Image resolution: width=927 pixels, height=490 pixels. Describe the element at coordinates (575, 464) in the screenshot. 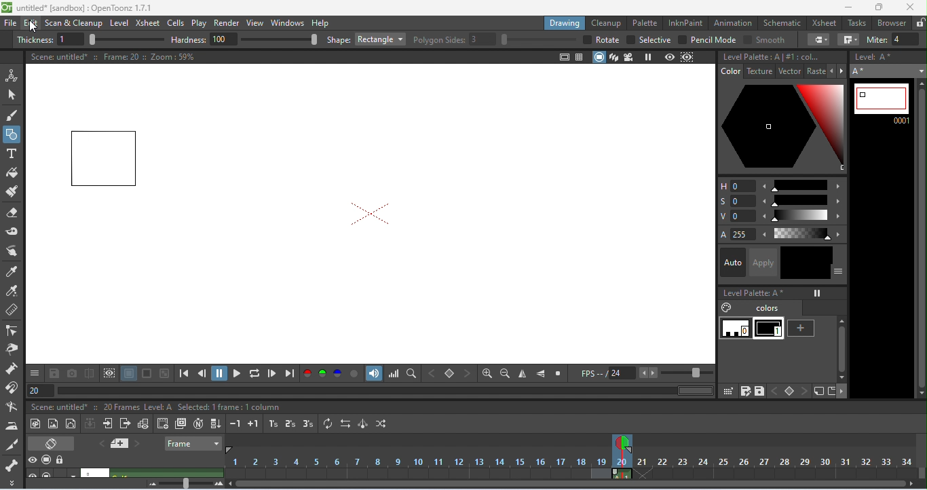

I see `frames` at that location.